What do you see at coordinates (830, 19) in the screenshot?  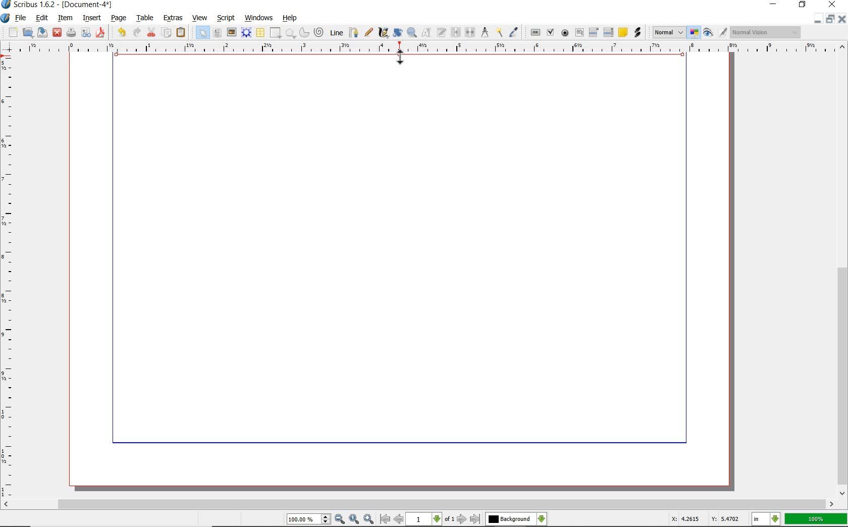 I see `restore` at bounding box center [830, 19].